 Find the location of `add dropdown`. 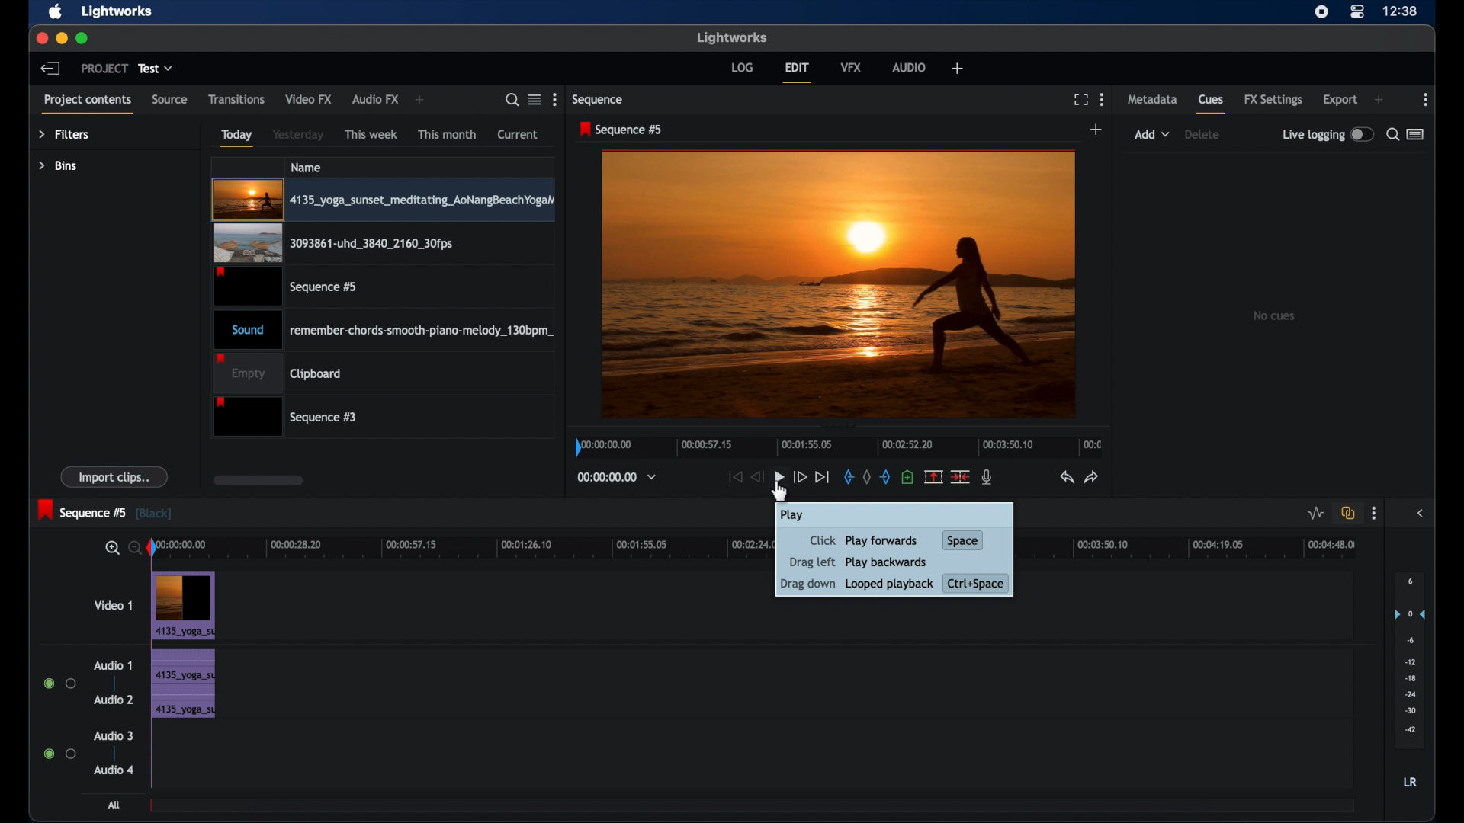

add dropdown is located at coordinates (1152, 134).